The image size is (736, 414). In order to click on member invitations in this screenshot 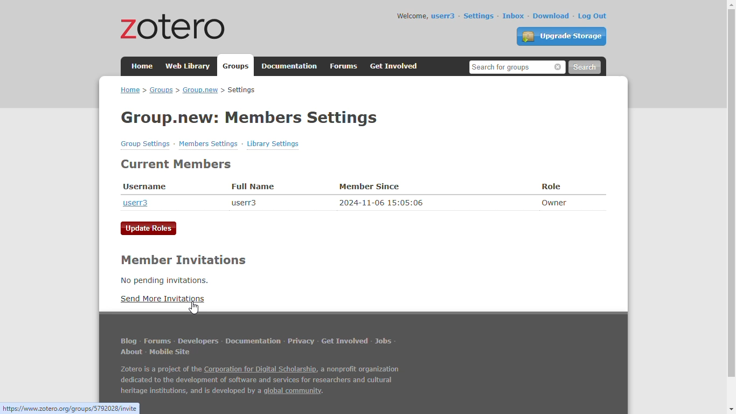, I will do `click(182, 260)`.